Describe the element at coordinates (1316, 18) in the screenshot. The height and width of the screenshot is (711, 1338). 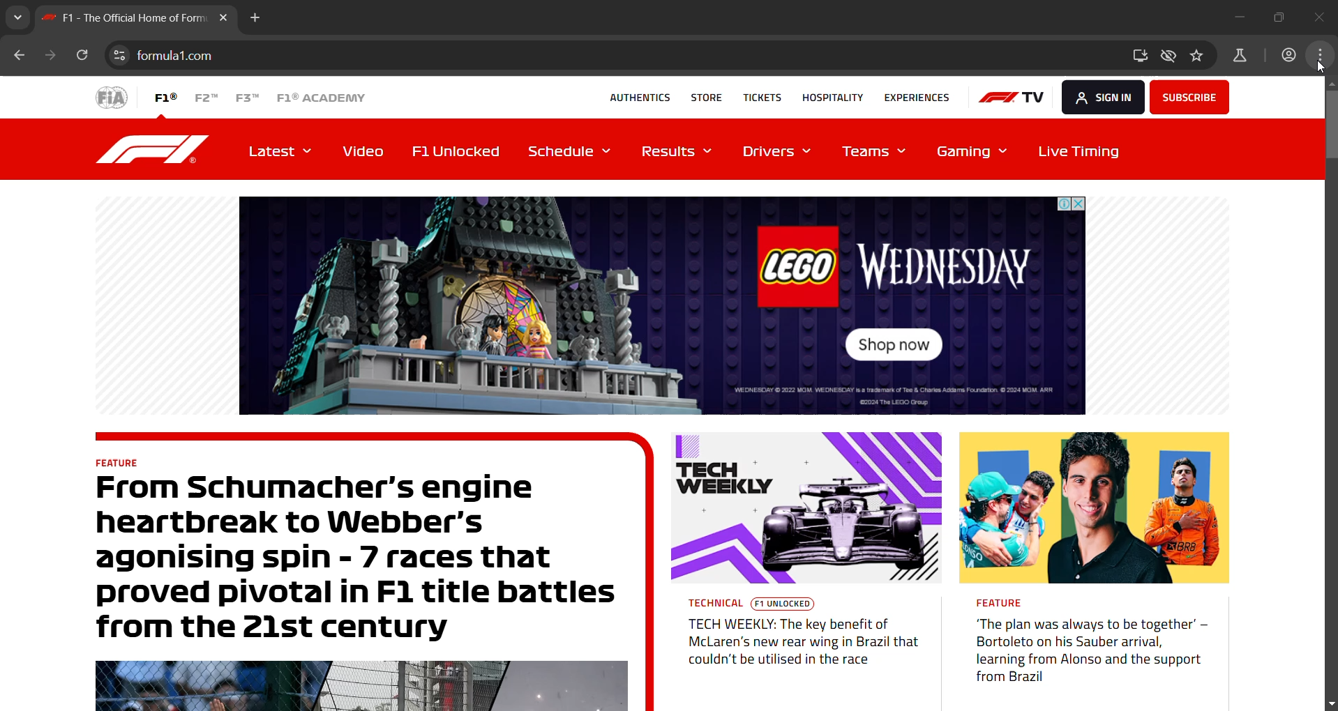
I see `close` at that location.